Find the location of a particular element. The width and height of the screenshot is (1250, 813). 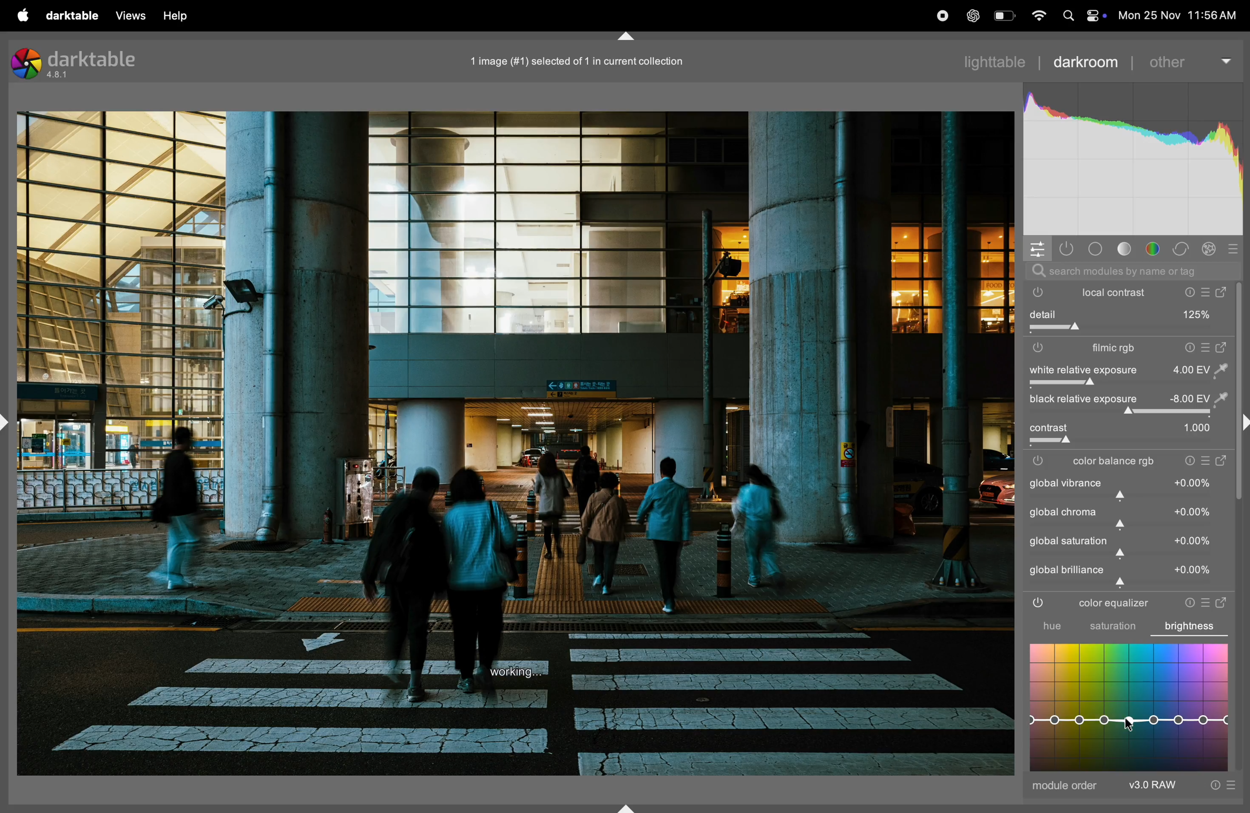

record is located at coordinates (944, 15).